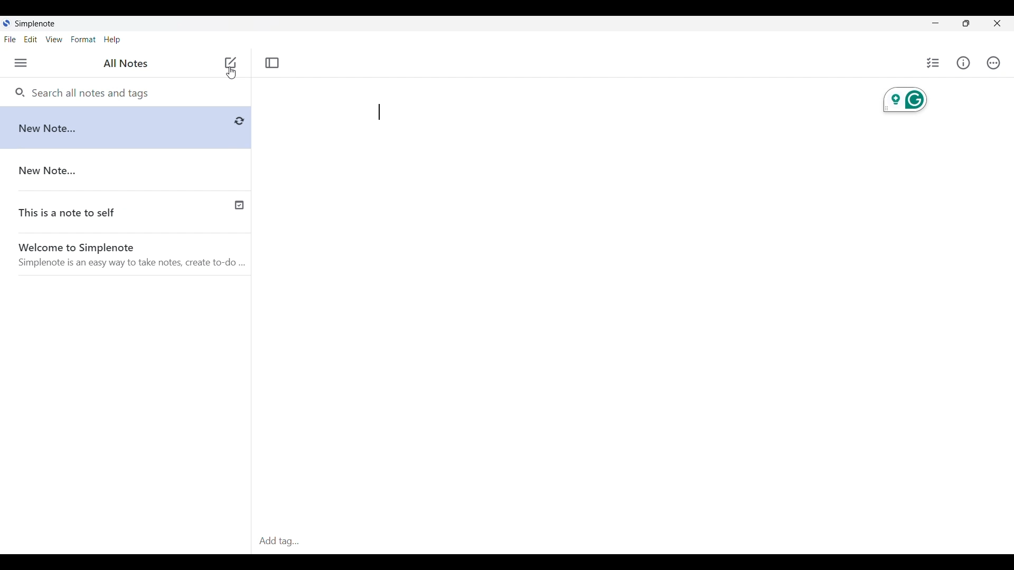 Image resolution: width=1014 pixels, height=570 pixels. I want to click on Search all notes and tags, so click(93, 93).